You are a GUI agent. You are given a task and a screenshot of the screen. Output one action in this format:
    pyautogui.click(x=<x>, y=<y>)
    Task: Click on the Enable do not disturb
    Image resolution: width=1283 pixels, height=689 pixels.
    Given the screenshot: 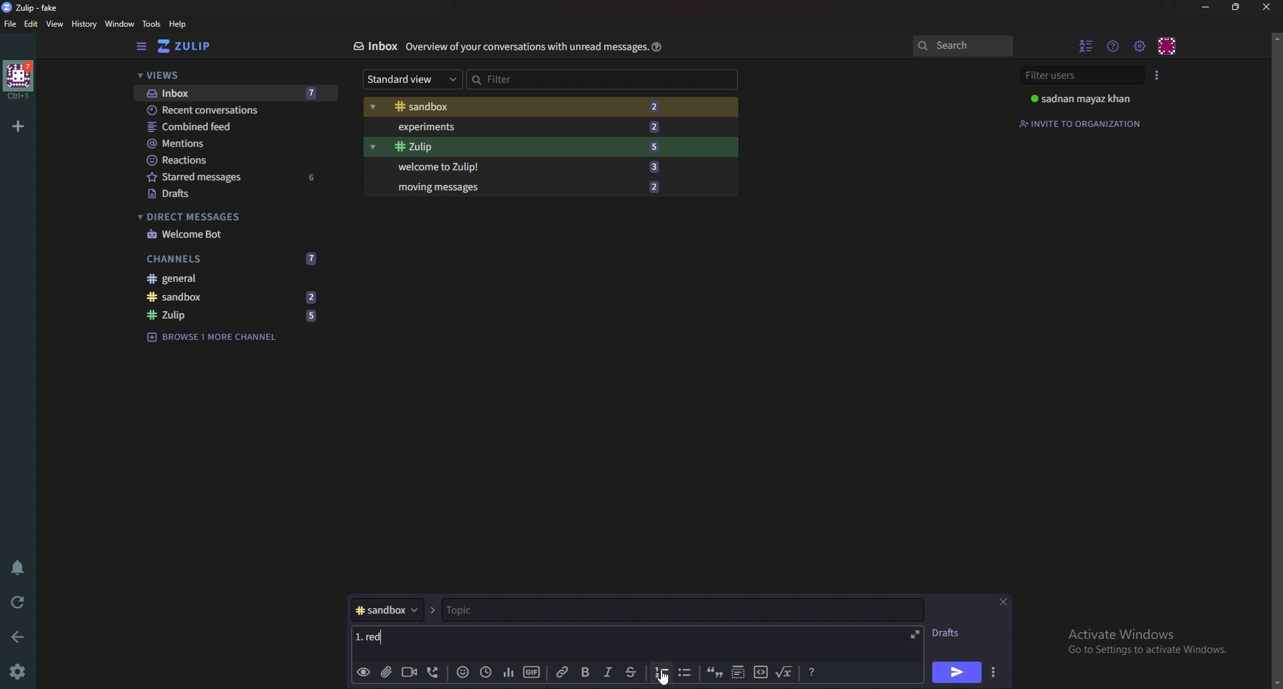 What is the action you would take?
    pyautogui.click(x=16, y=568)
    